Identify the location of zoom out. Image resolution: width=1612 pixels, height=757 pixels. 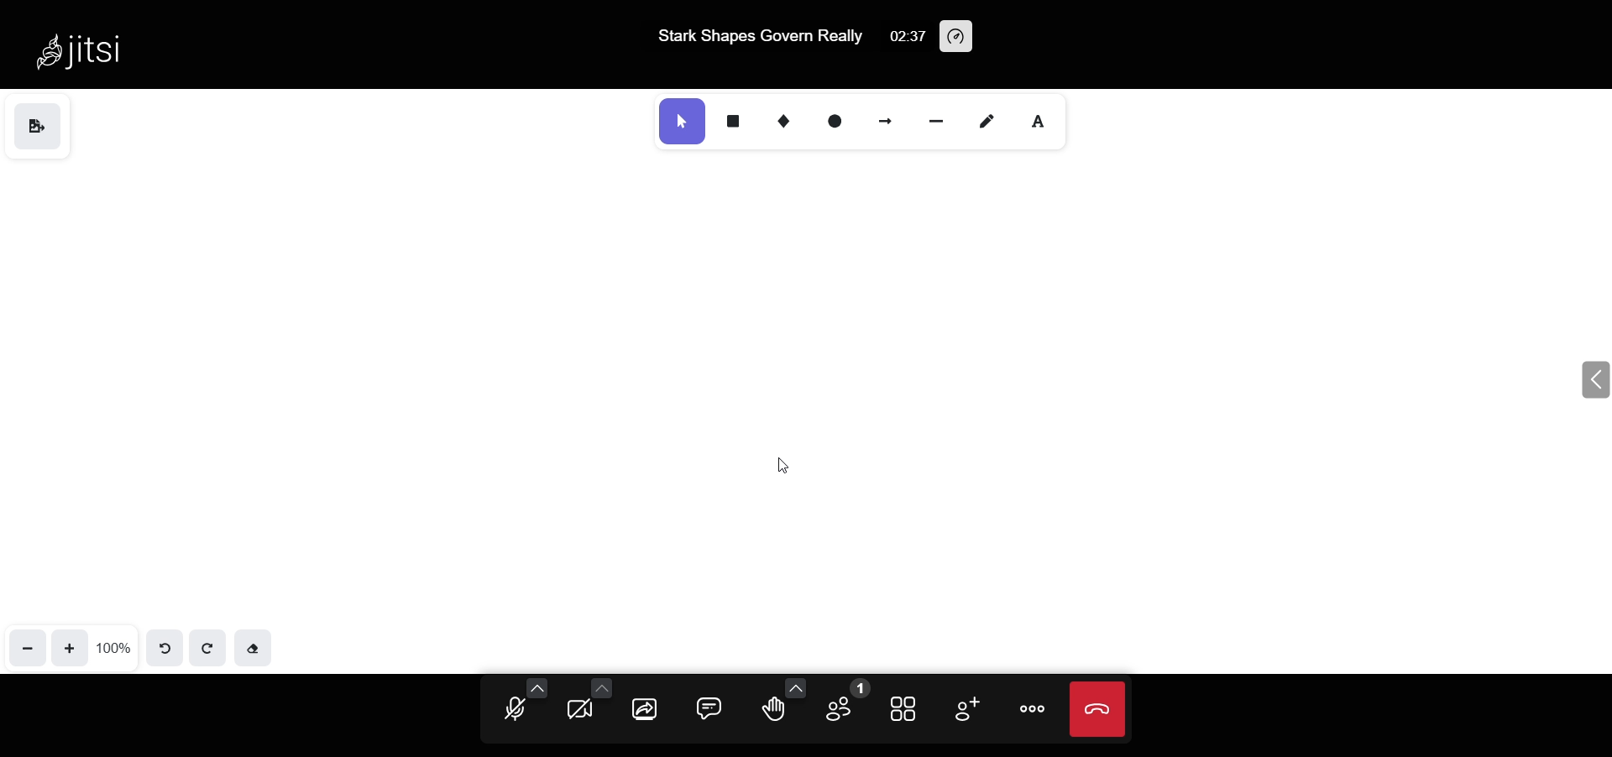
(29, 646).